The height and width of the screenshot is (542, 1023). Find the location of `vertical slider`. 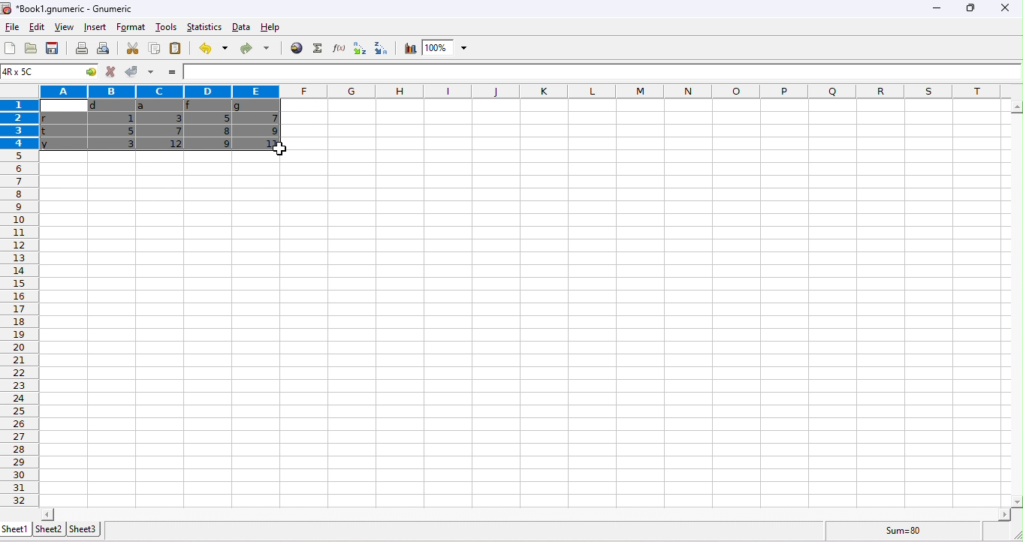

vertical slider is located at coordinates (1016, 303).